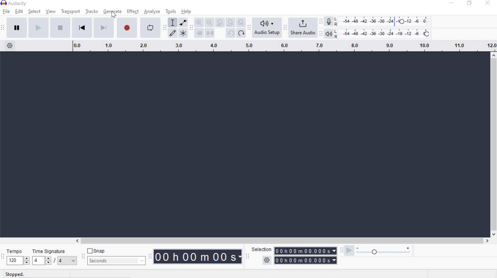  I want to click on Tools Toolbar, so click(166, 28).